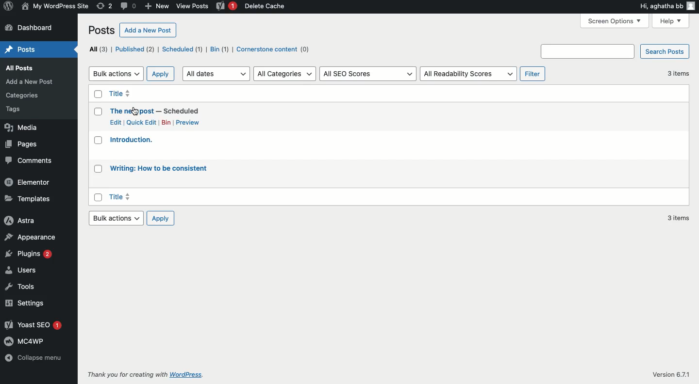 This screenshot has height=384, width=699. What do you see at coordinates (98, 197) in the screenshot?
I see `checkbox` at bounding box center [98, 197].